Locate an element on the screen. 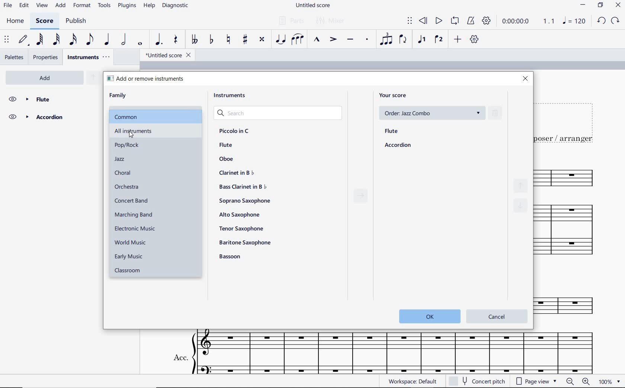  file name is located at coordinates (165, 55).